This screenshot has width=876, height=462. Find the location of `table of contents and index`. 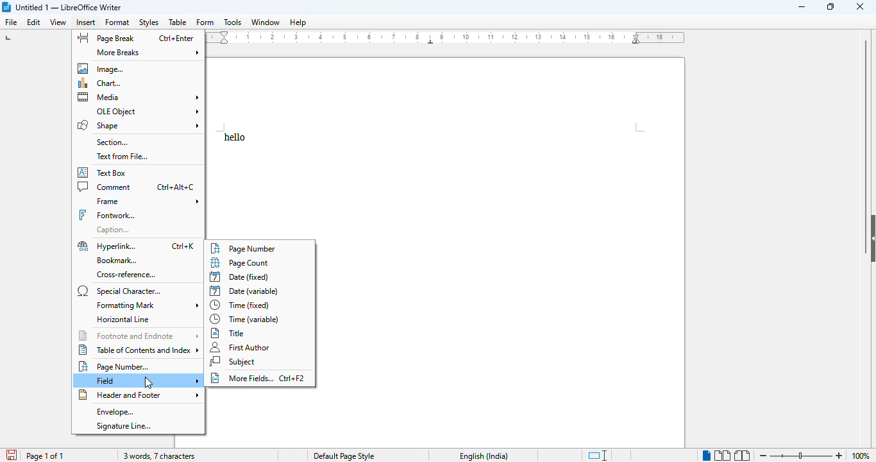

table of contents and index is located at coordinates (140, 350).